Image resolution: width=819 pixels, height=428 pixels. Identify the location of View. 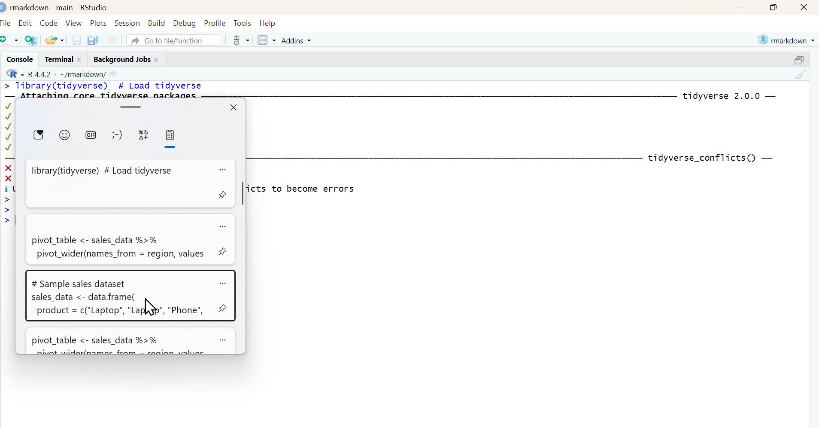
(75, 21).